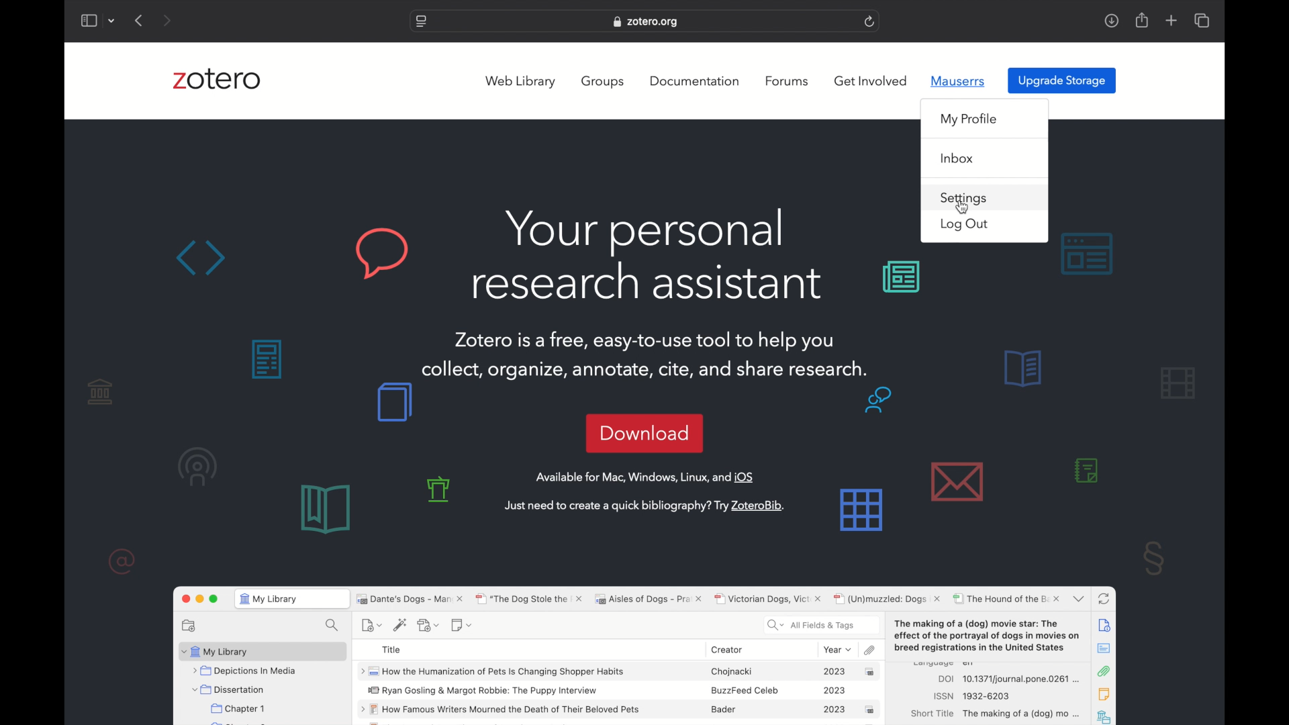  What do you see at coordinates (644, 652) in the screenshot?
I see `zotero software preview` at bounding box center [644, 652].